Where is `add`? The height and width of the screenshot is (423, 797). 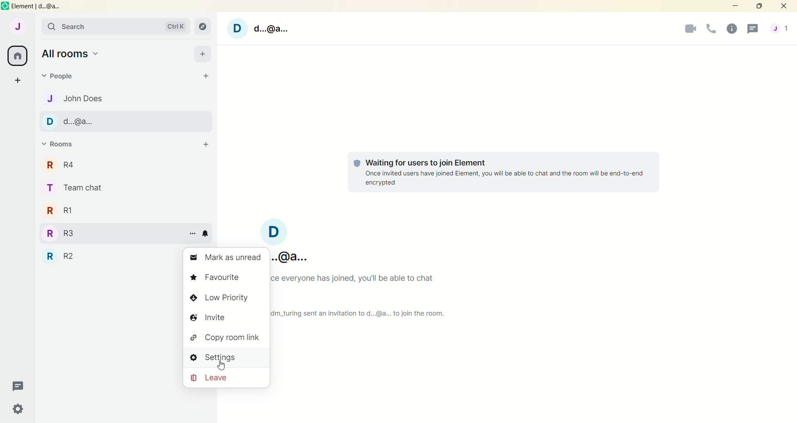
add is located at coordinates (204, 146).